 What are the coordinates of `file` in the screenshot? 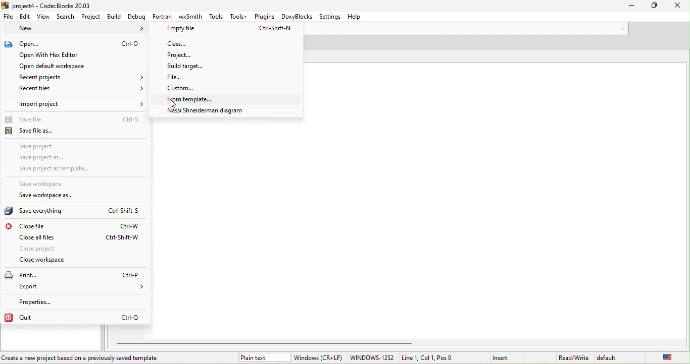 It's located at (8, 18).